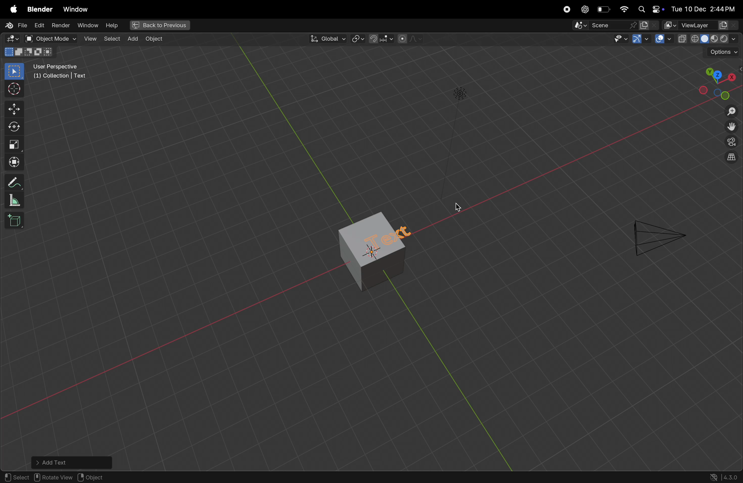 This screenshot has width=743, height=483. Describe the element at coordinates (160, 26) in the screenshot. I see `Back previous` at that location.